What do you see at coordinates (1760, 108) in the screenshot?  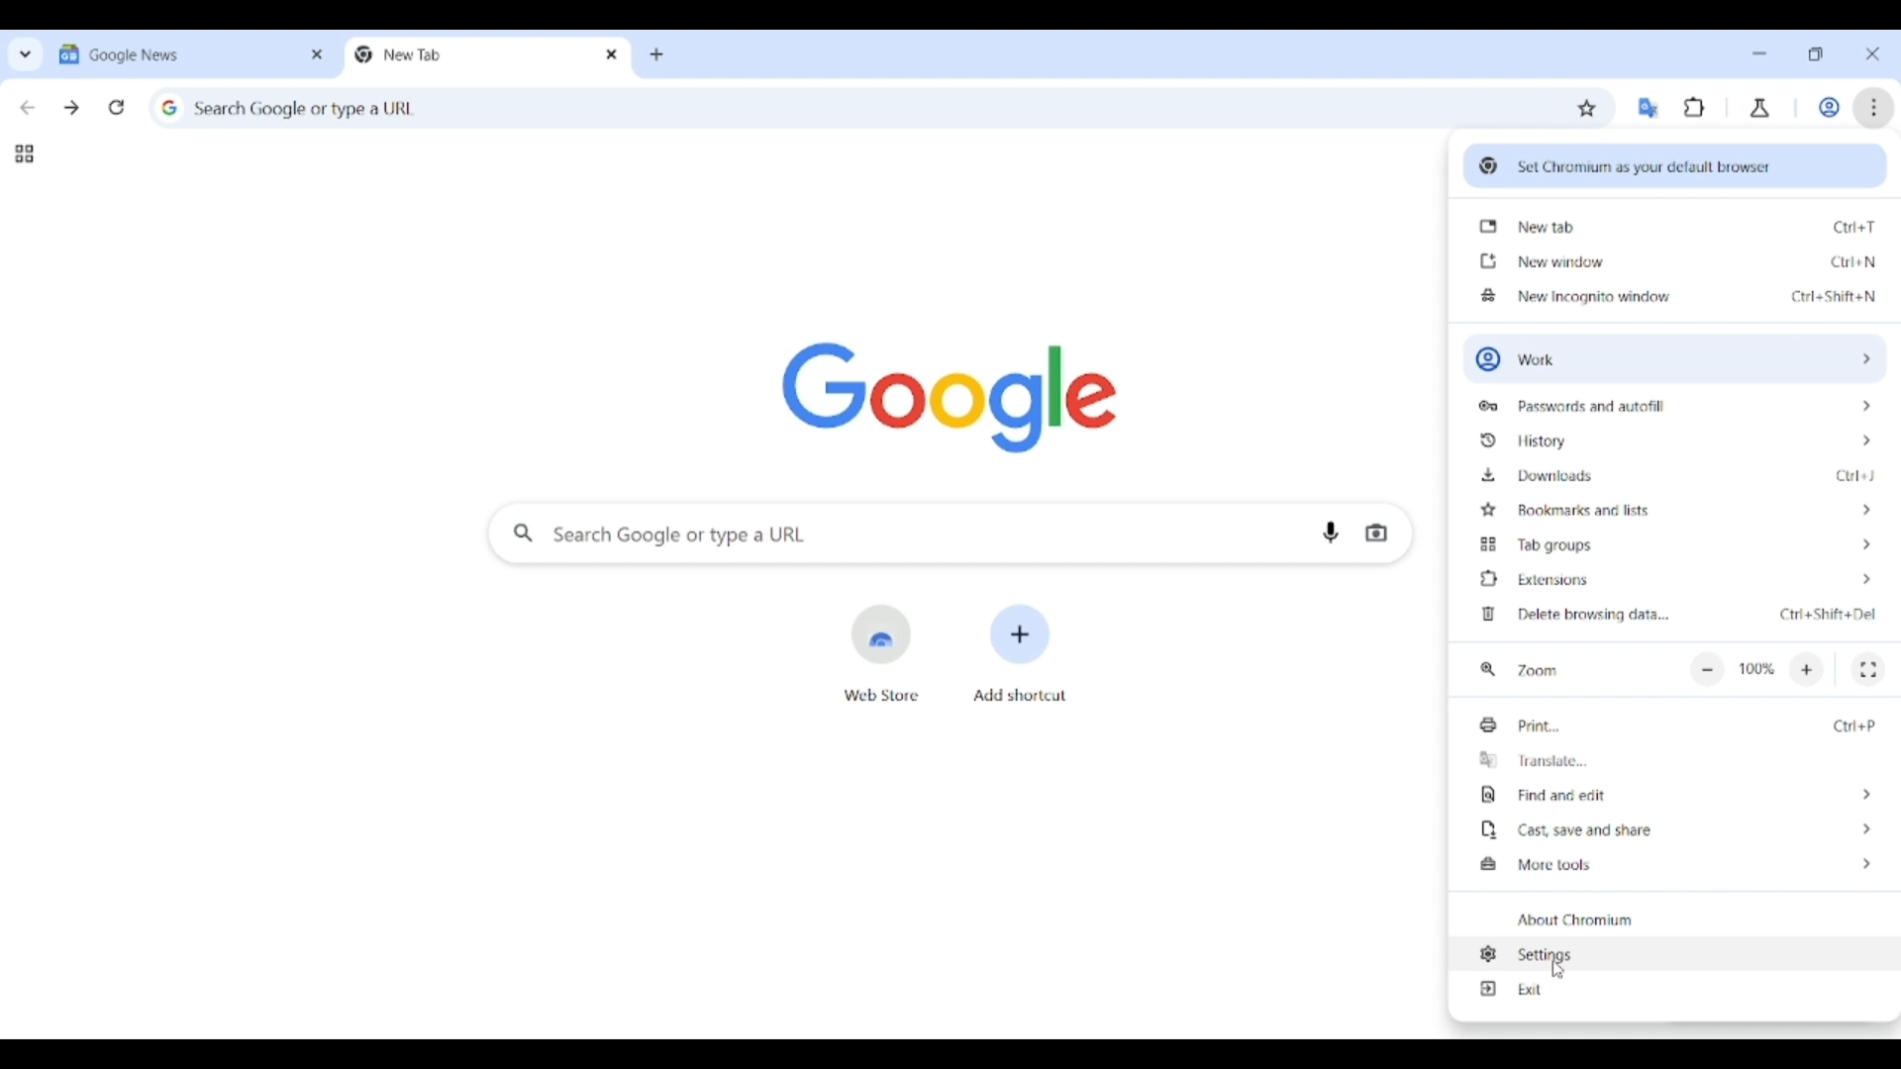 I see `Chrome labs` at bounding box center [1760, 108].